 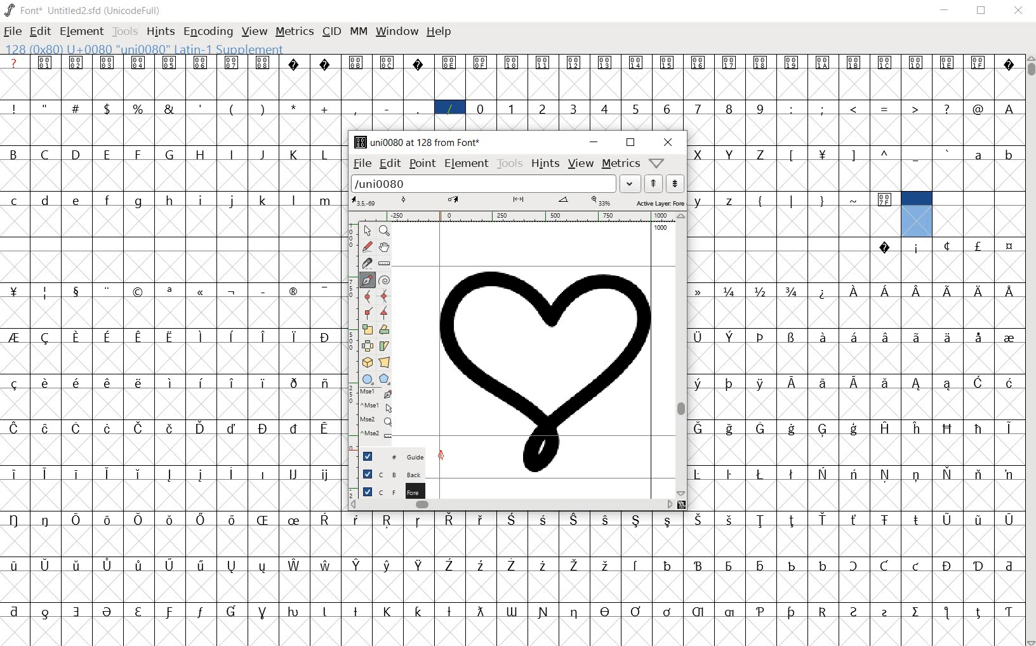 I want to click on glyph, so click(x=354, y=109).